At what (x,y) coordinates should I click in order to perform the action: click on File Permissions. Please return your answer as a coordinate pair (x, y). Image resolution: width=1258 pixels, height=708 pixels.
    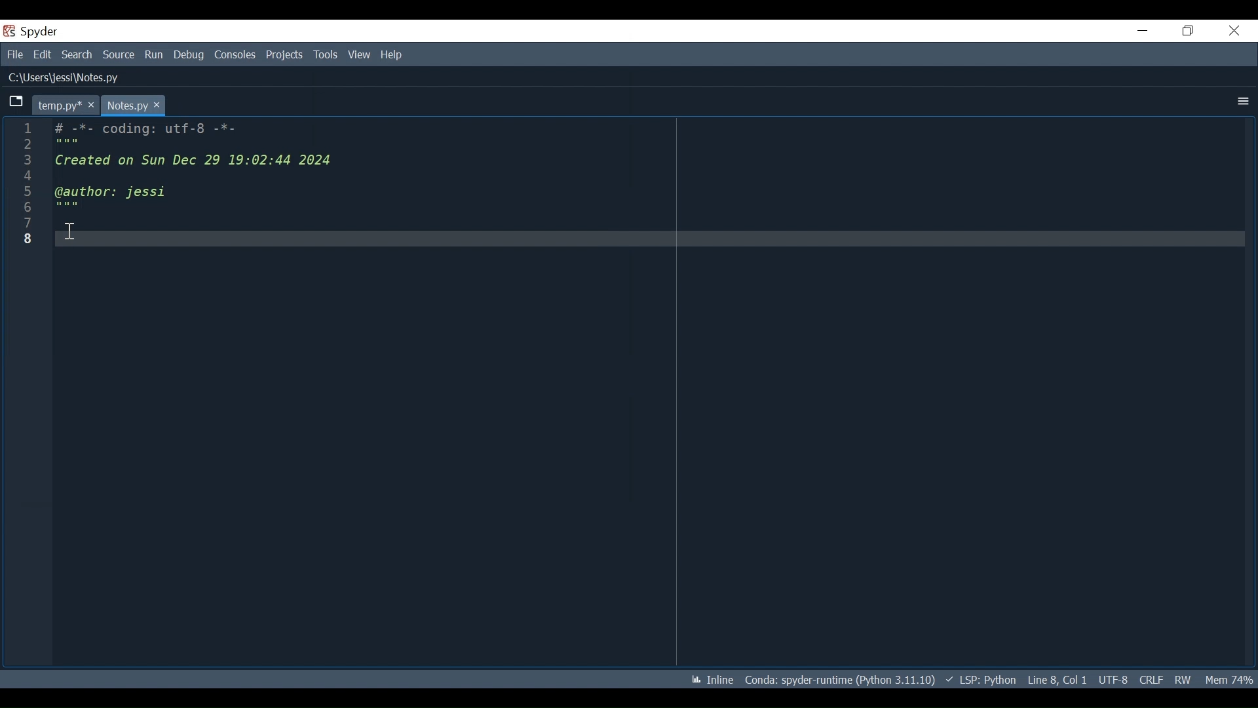
    Looking at the image, I should click on (1182, 679).